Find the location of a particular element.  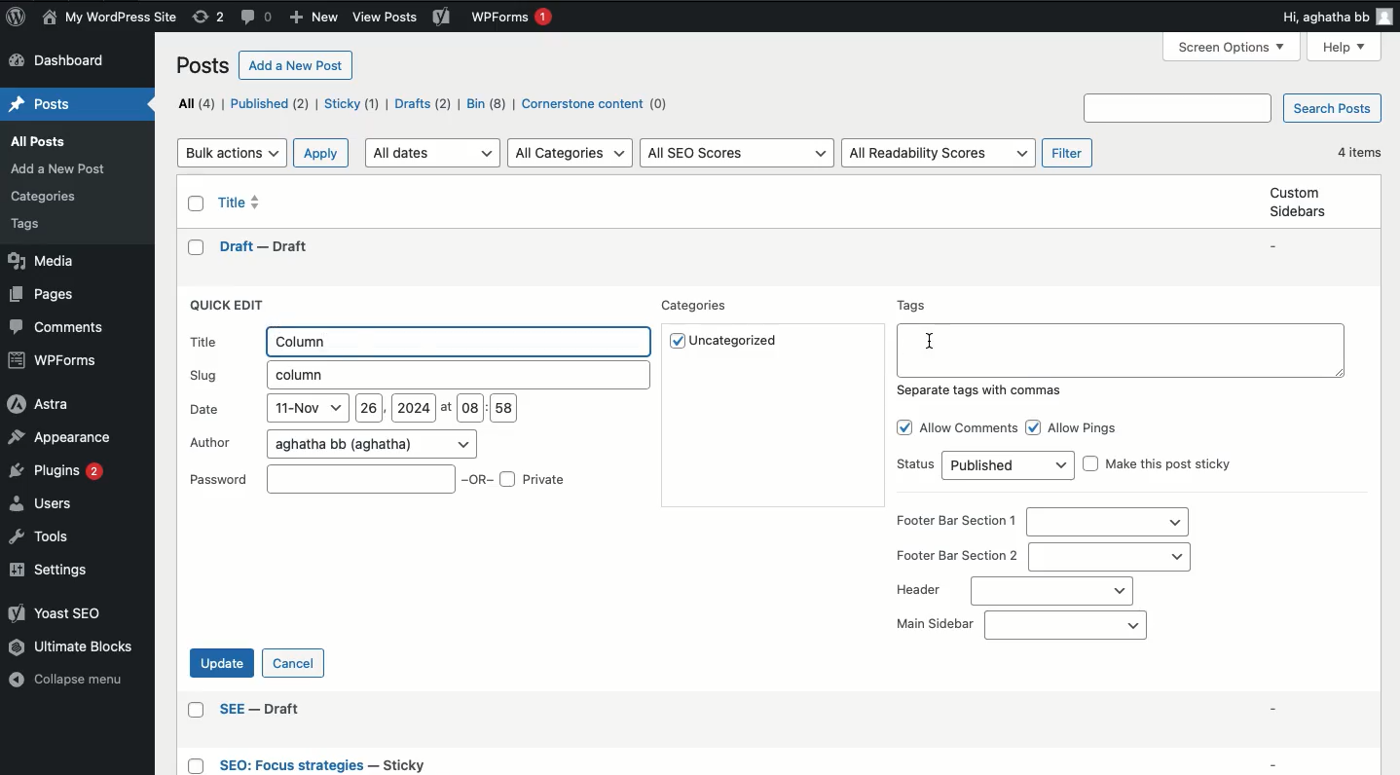

Tools is located at coordinates (47, 539).